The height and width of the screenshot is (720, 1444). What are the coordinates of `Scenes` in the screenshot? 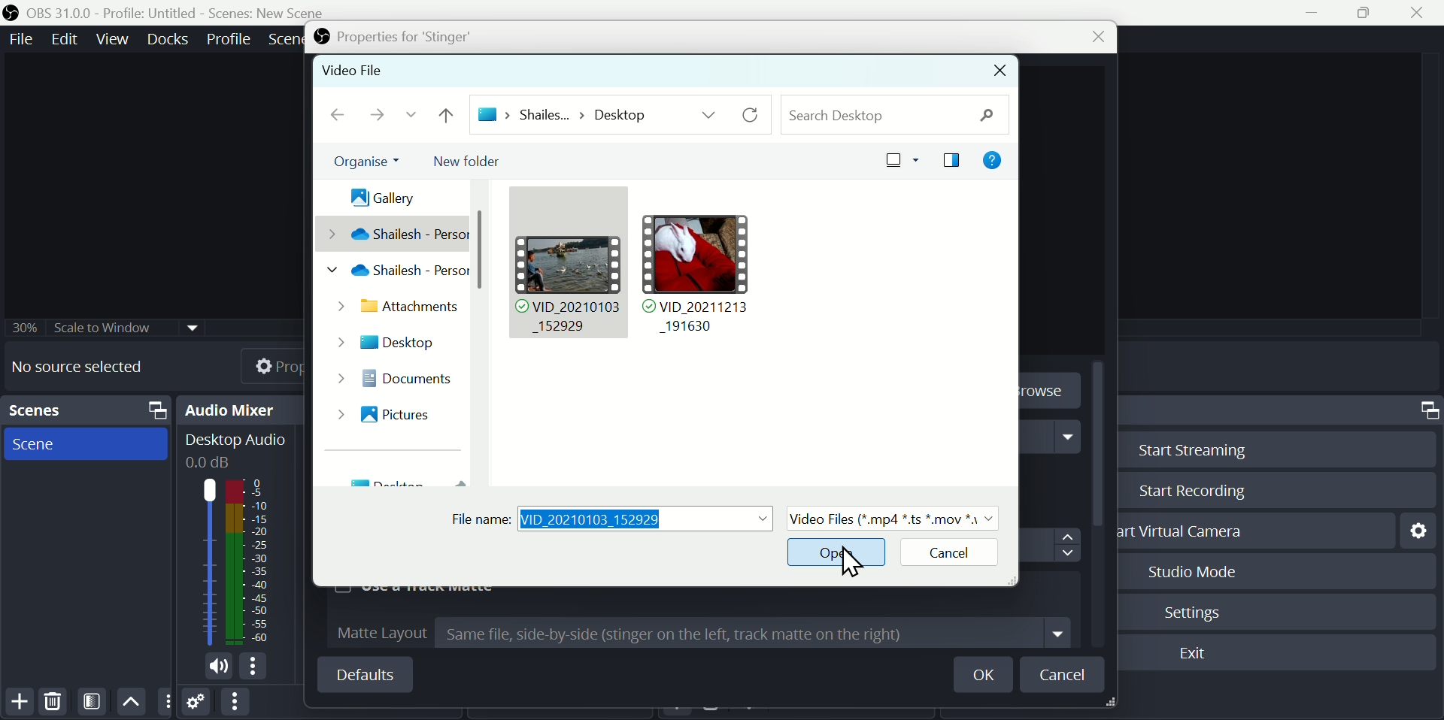 It's located at (89, 410).